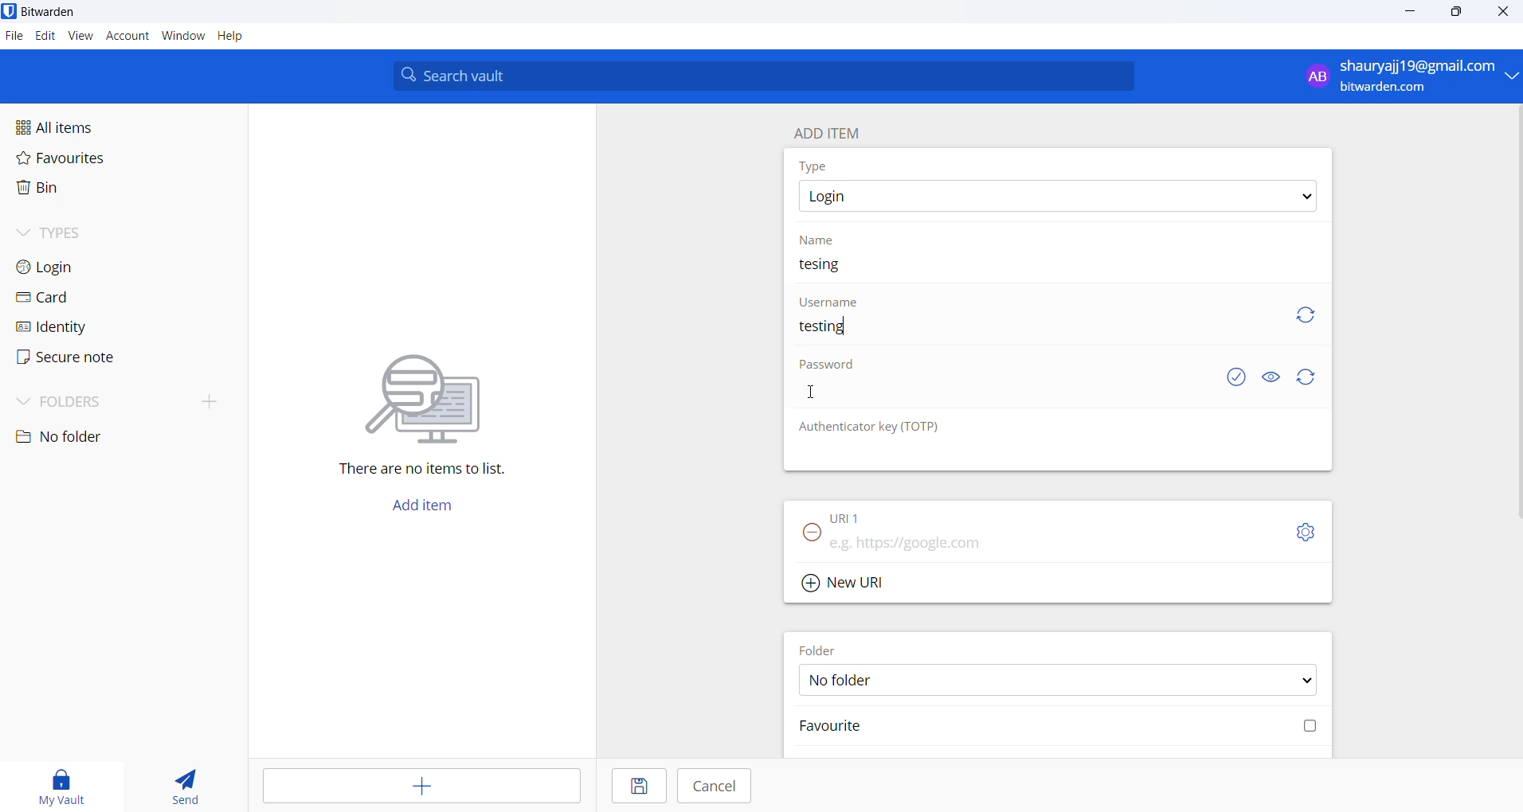 The height and width of the screenshot is (812, 1523). Describe the element at coordinates (1314, 318) in the screenshot. I see `Refresh ` at that location.